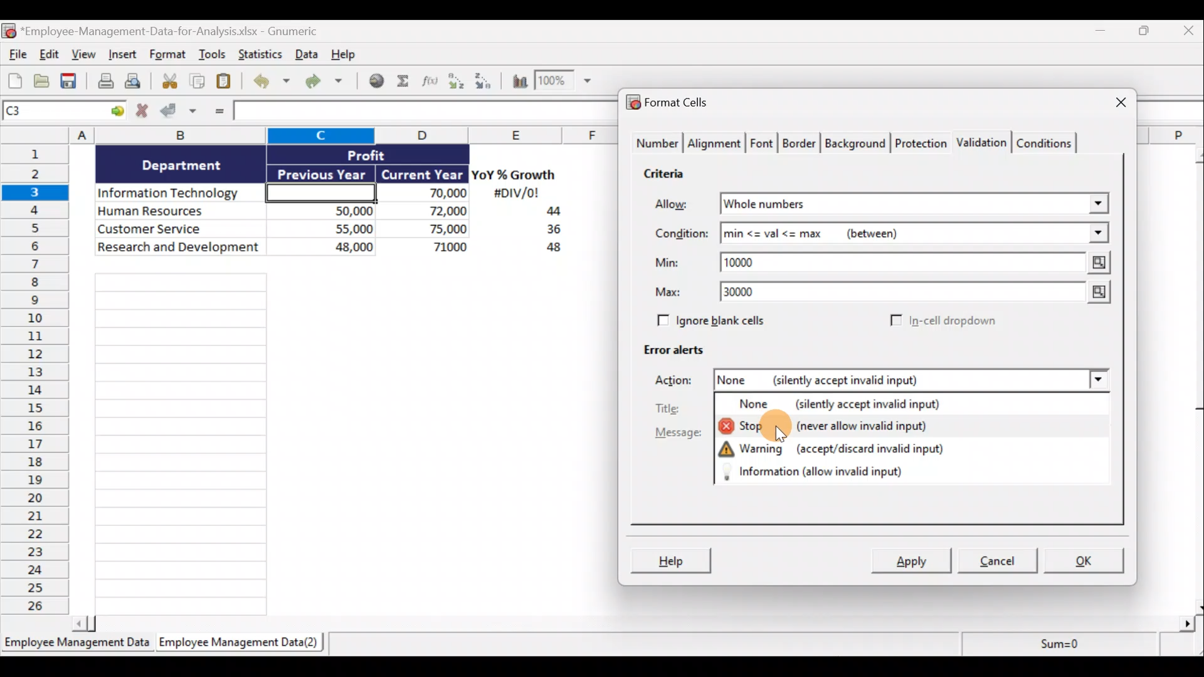 This screenshot has height=677, width=1204. I want to click on Enter formula, so click(217, 113).